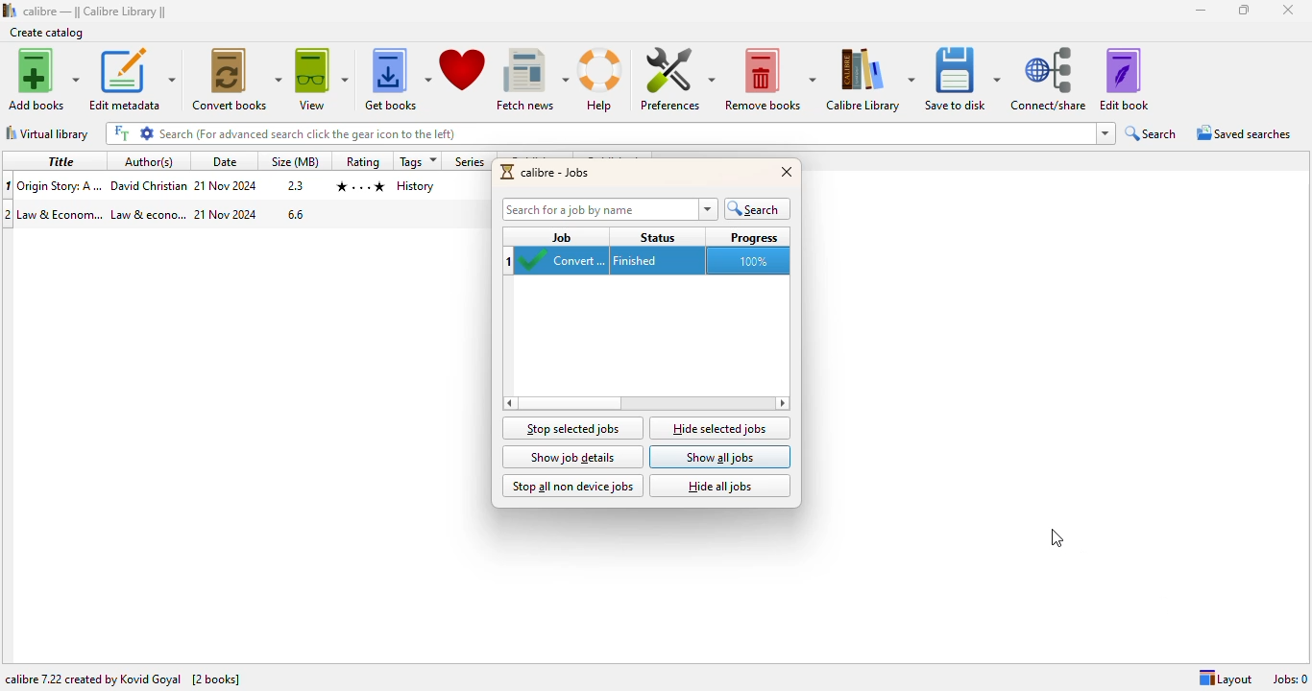 Image resolution: width=1312 pixels, height=691 pixels. Describe the element at coordinates (556, 173) in the screenshot. I see `calibre - jobs` at that location.